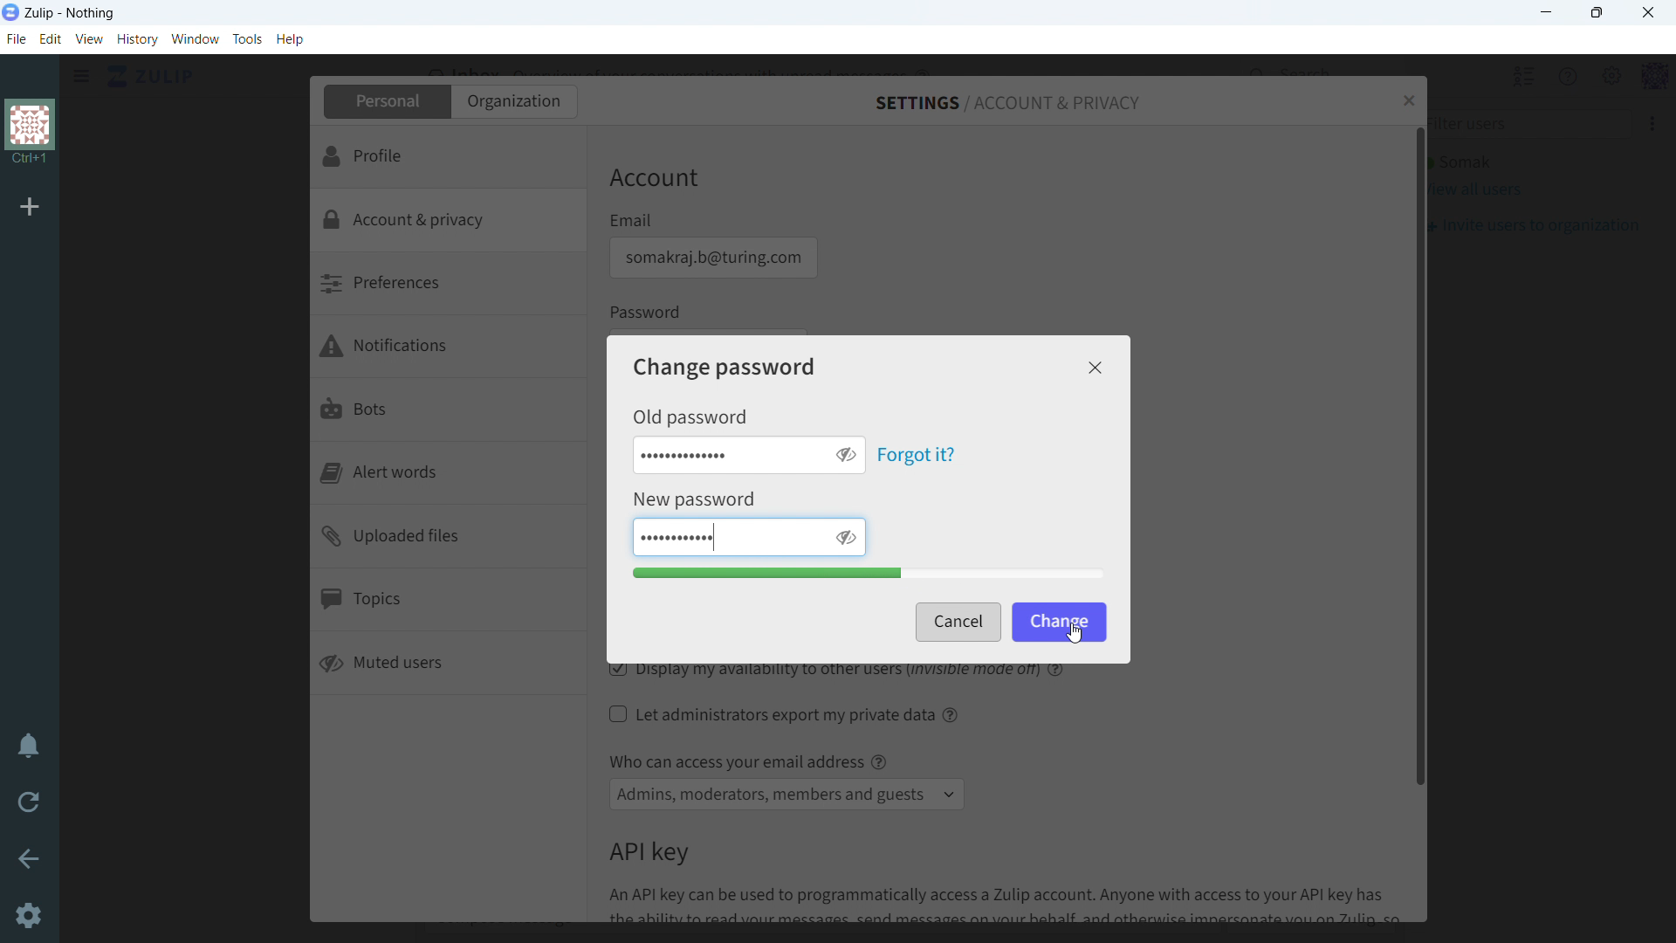 The width and height of the screenshot is (1676, 943). What do you see at coordinates (71, 13) in the screenshot?
I see `title` at bounding box center [71, 13].